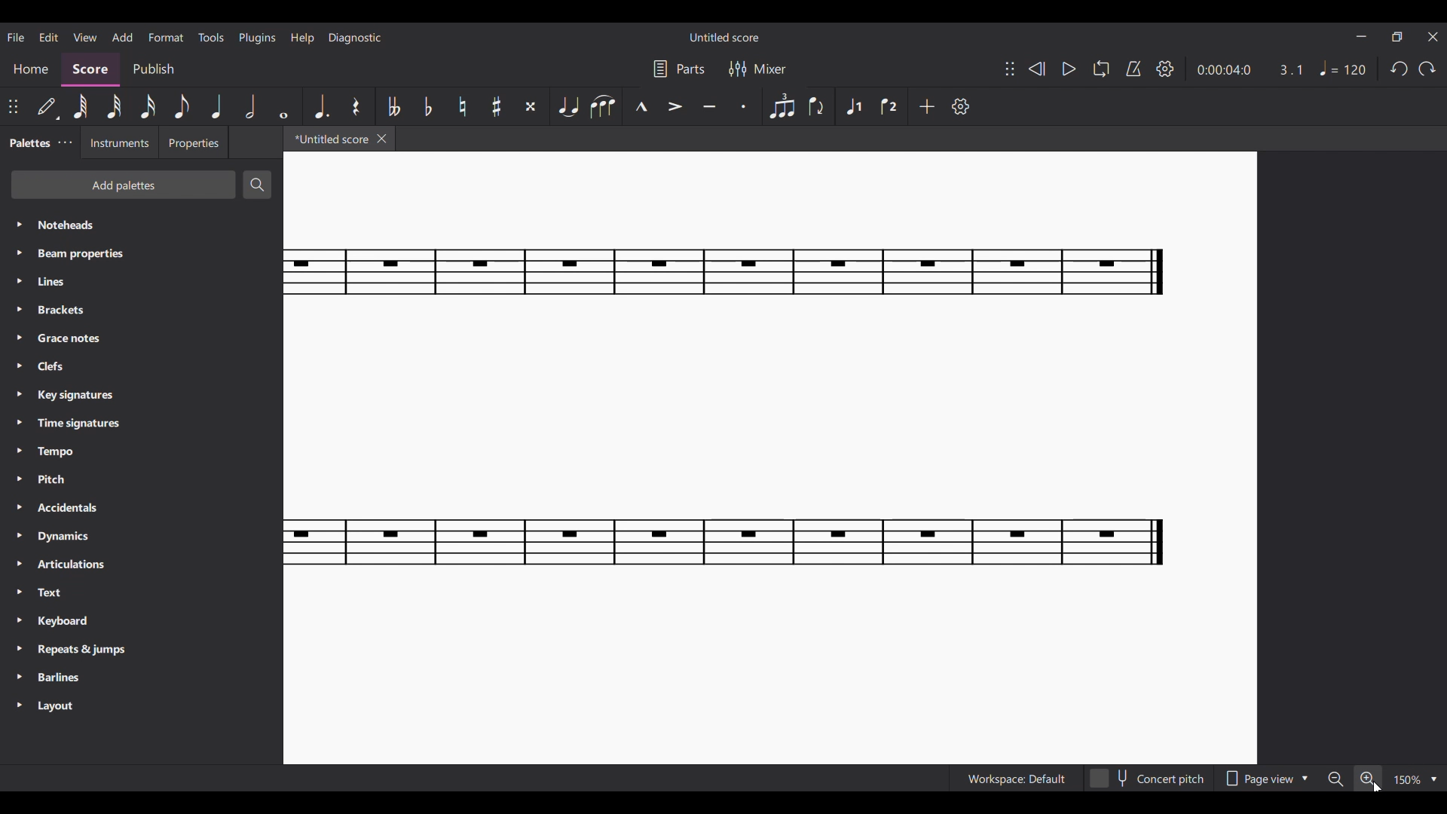 This screenshot has height=814, width=1447. I want to click on Slur, so click(602, 106).